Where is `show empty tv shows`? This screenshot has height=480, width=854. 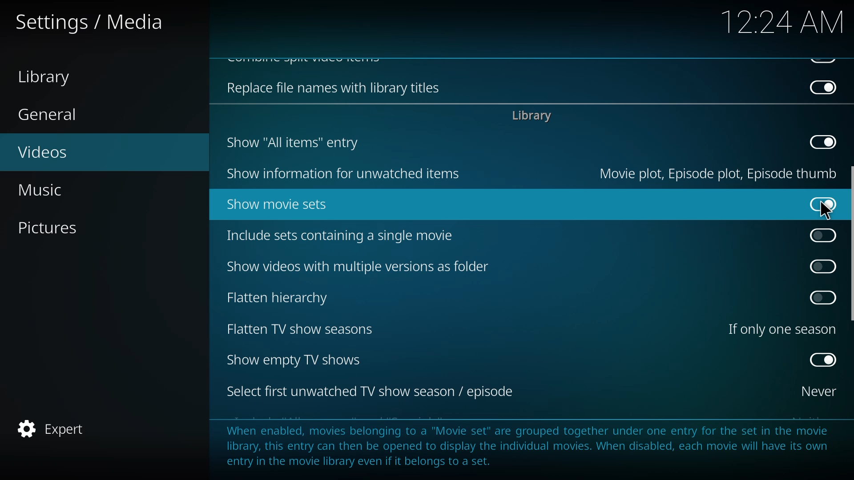
show empty tv shows is located at coordinates (294, 360).